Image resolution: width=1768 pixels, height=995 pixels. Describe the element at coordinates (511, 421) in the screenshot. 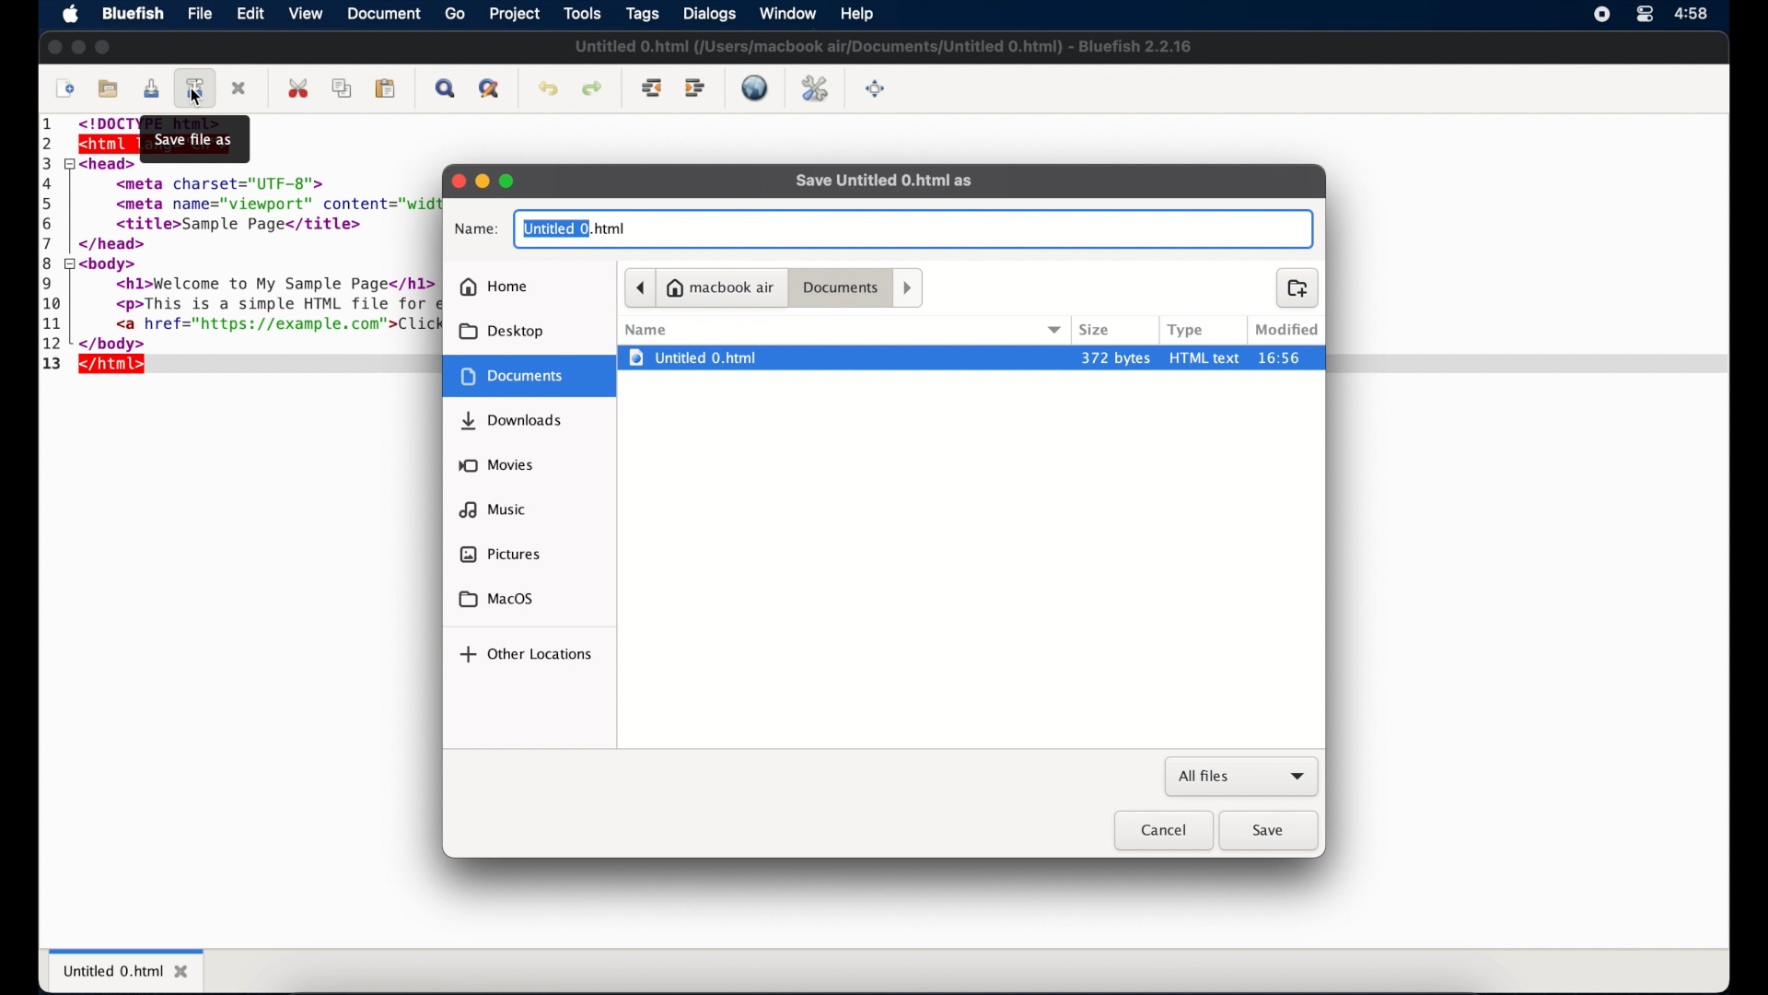

I see `downloads` at that location.